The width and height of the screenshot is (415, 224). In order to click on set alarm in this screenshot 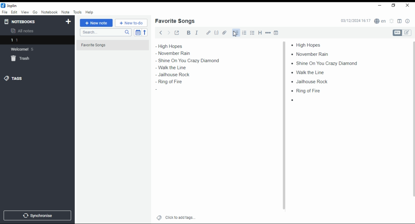, I will do `click(392, 21)`.